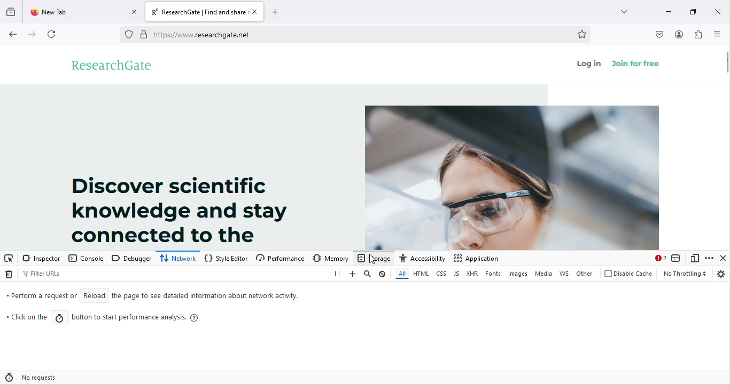 The width and height of the screenshot is (730, 385). What do you see at coordinates (353, 275) in the screenshot?
I see `add` at bounding box center [353, 275].